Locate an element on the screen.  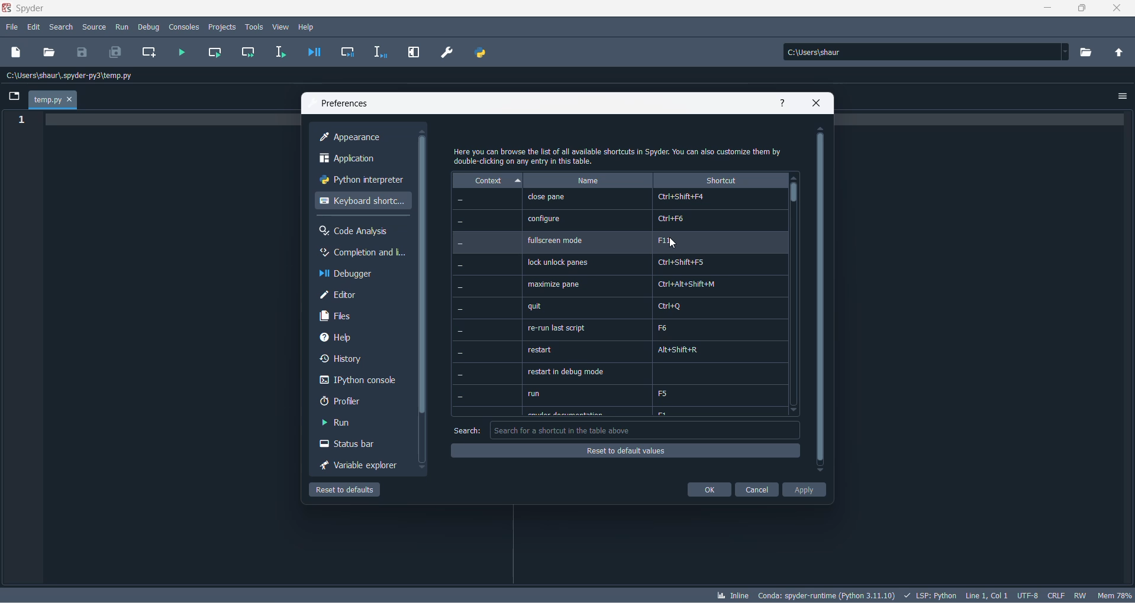
save all is located at coordinates (114, 53).